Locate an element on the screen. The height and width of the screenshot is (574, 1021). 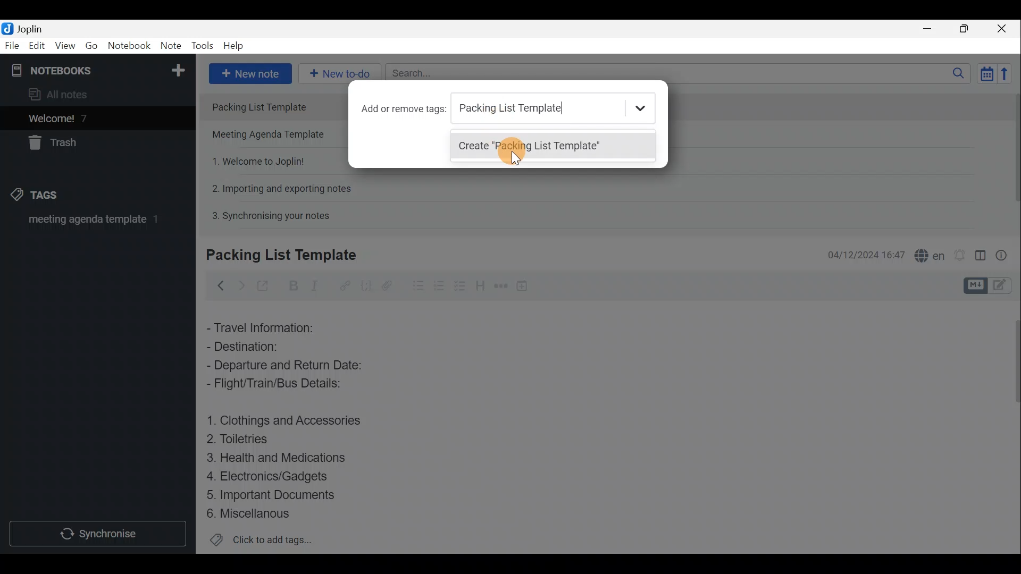
Create "Packing list template" is located at coordinates (537, 146).